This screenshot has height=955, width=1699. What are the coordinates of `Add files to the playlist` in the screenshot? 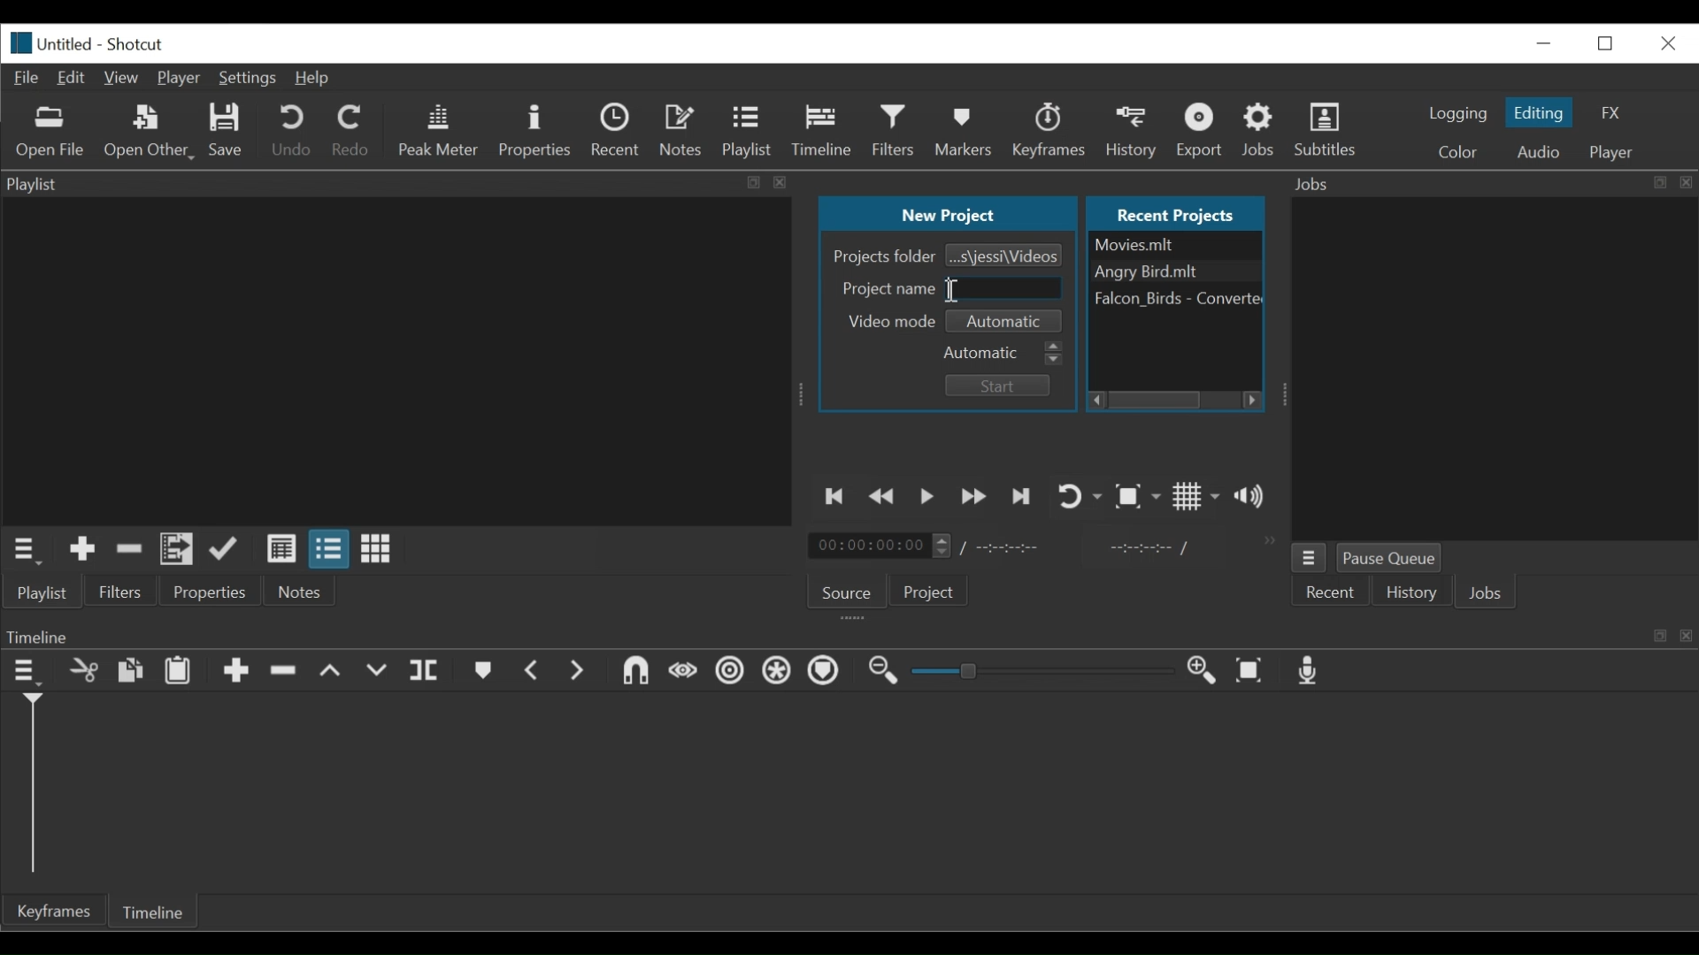 It's located at (177, 550).